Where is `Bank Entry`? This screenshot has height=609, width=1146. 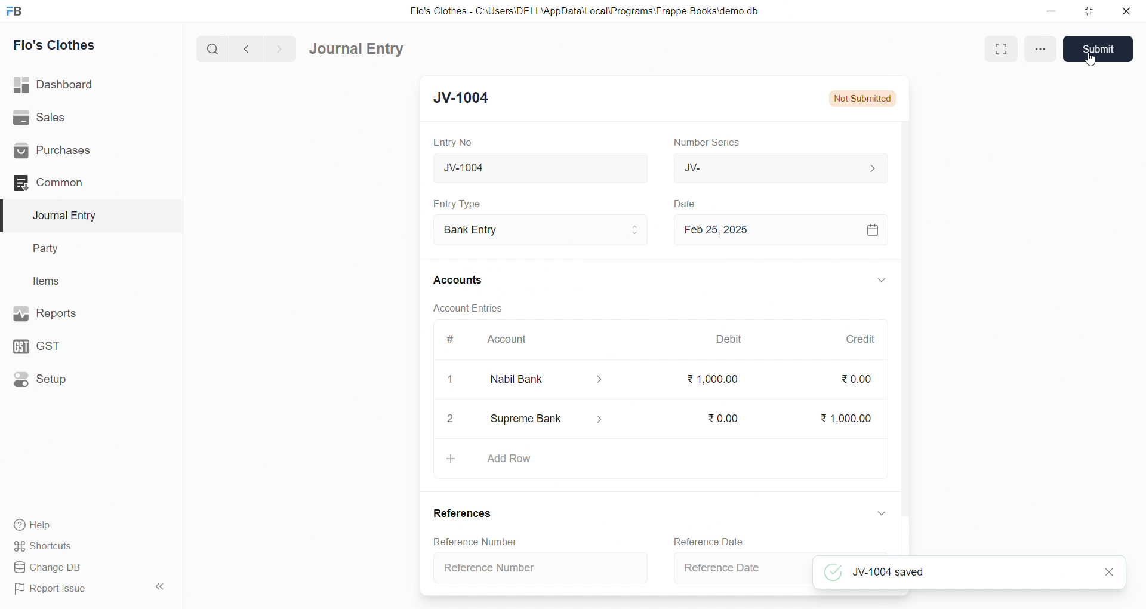 Bank Entry is located at coordinates (540, 230).